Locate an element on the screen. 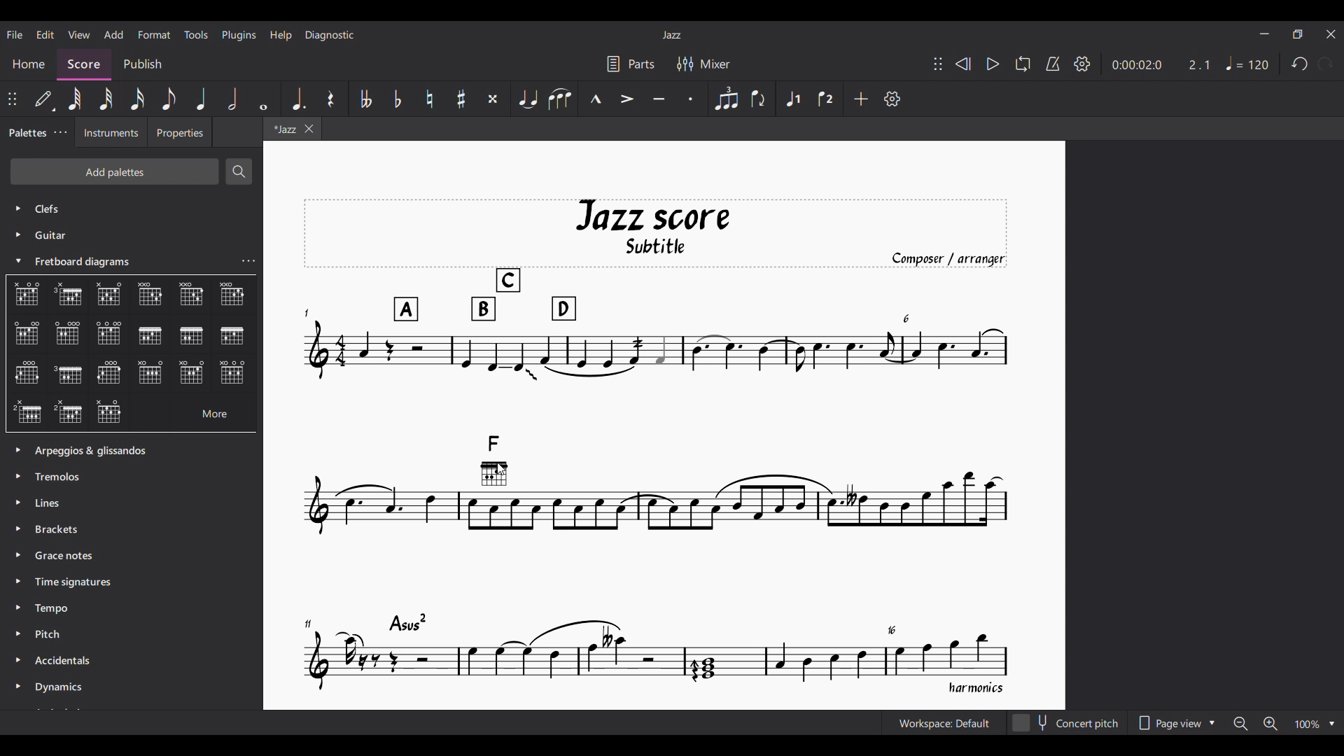 The height and width of the screenshot is (756, 1344). Toggle flat is located at coordinates (398, 99).